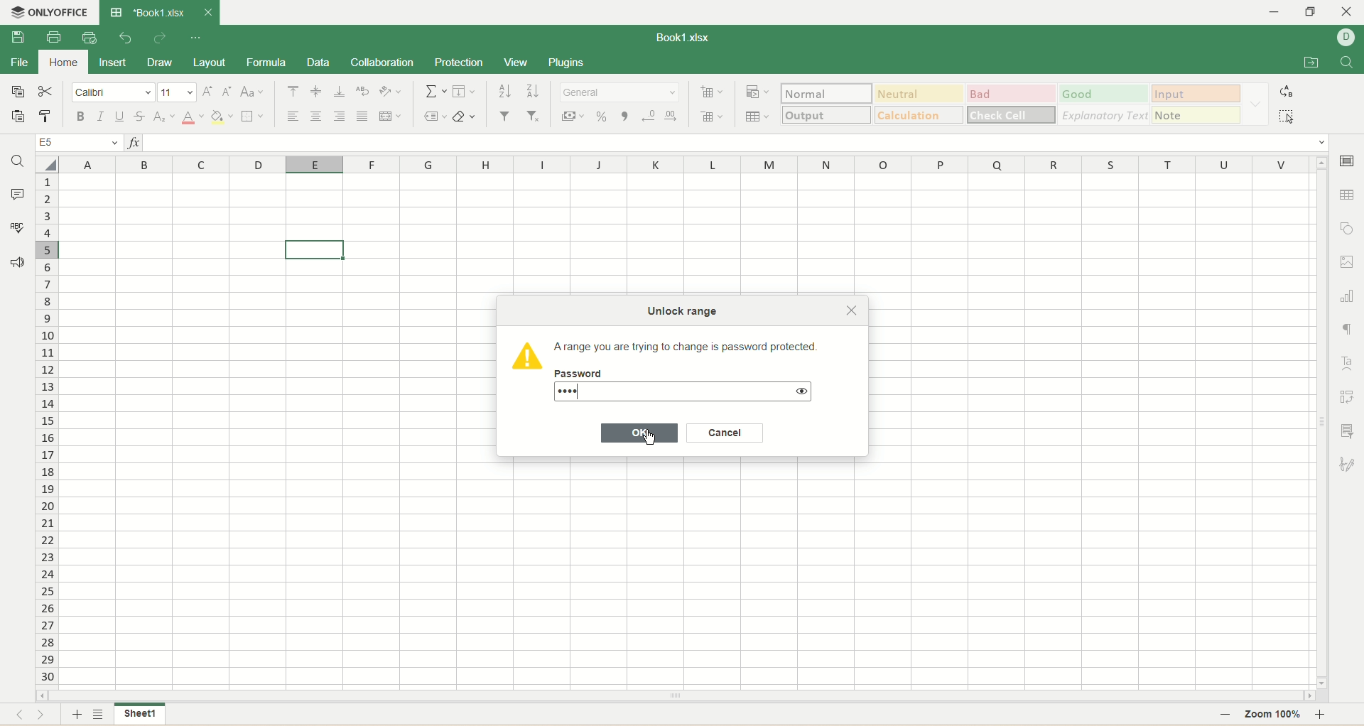  Describe the element at coordinates (848, 311) in the screenshot. I see `Close` at that location.